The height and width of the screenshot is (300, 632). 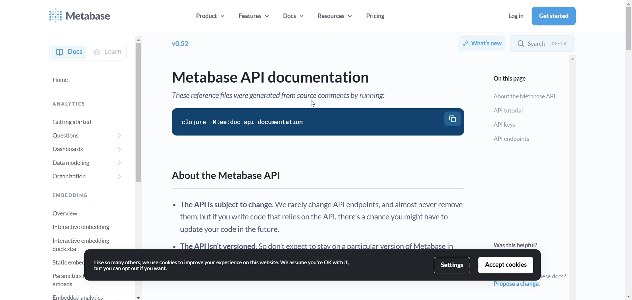 I want to click on log in, so click(x=513, y=16).